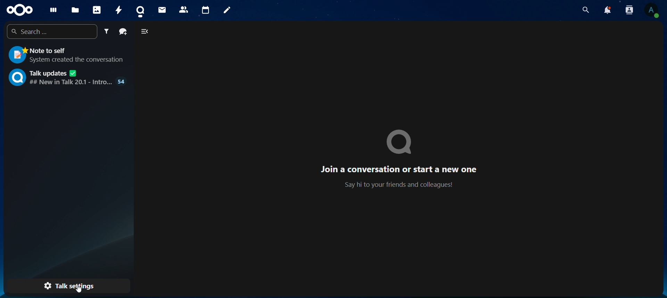 The image size is (667, 298). Describe the element at coordinates (183, 9) in the screenshot. I see `contacts` at that location.